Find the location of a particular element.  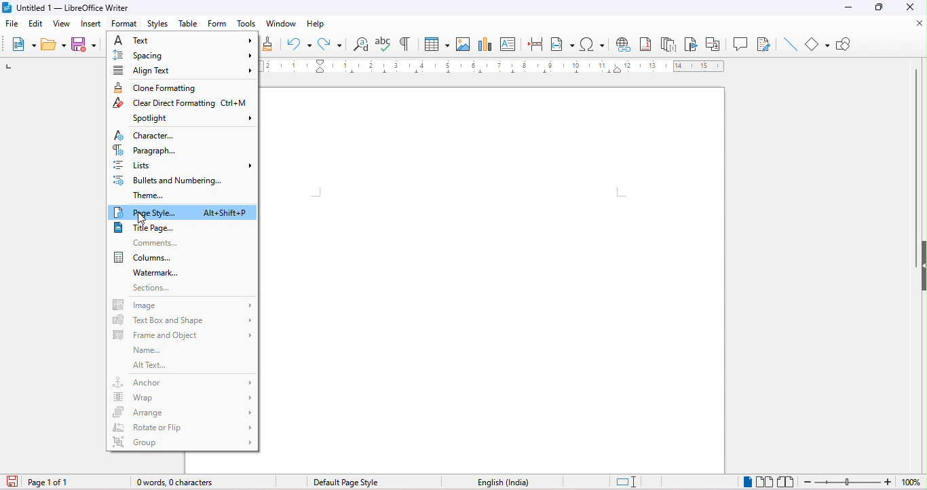

close is located at coordinates (913, 7).